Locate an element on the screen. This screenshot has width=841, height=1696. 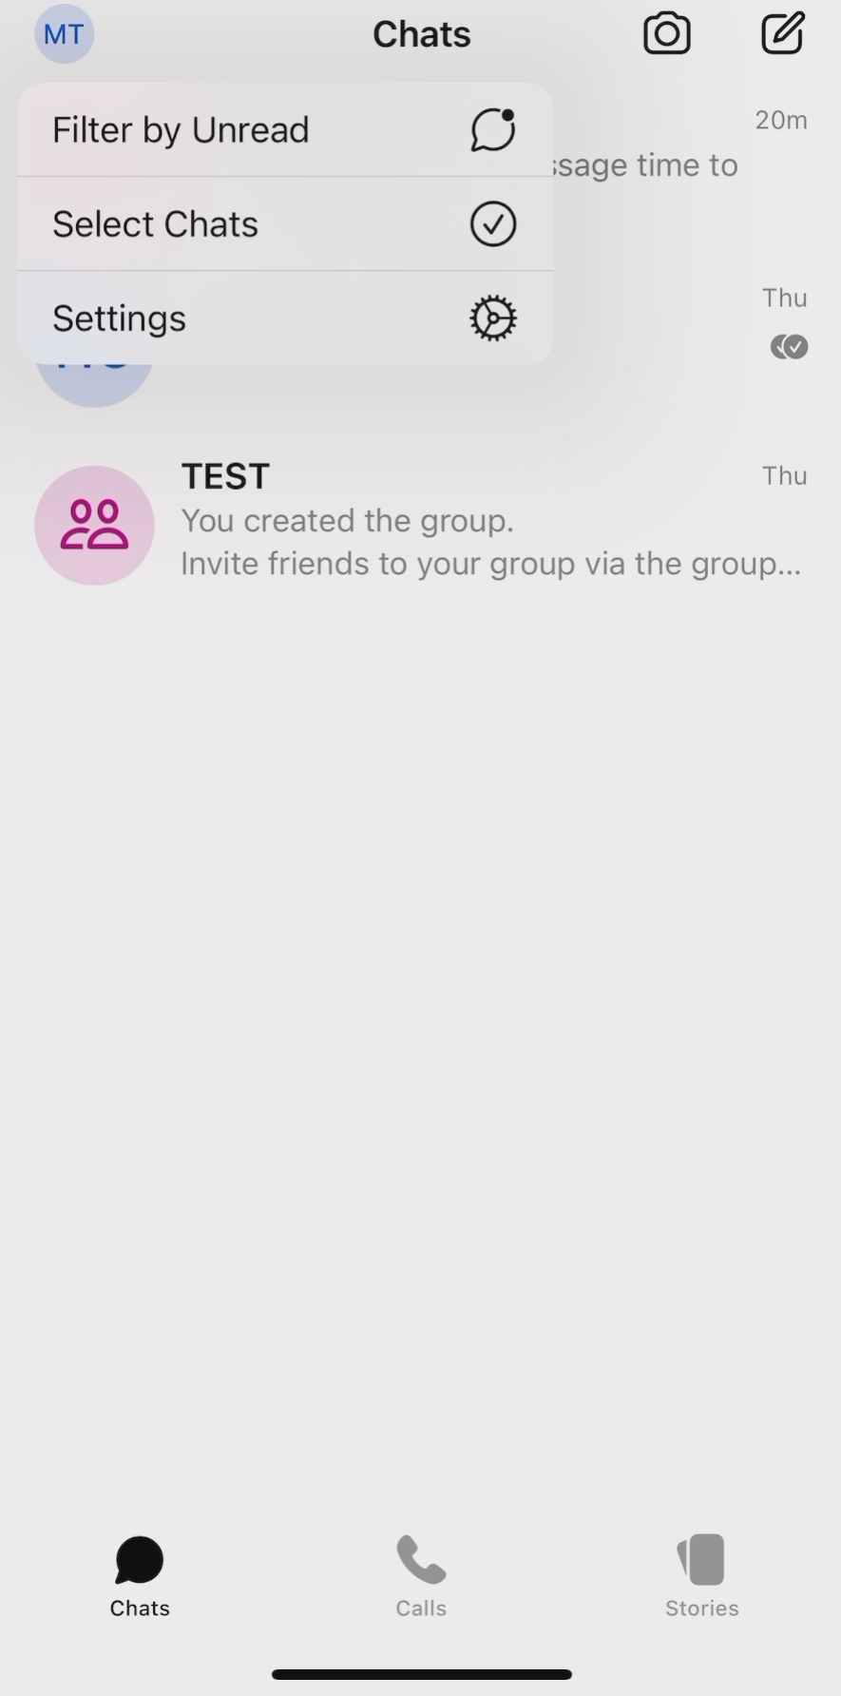
half circle is located at coordinates (95, 392).